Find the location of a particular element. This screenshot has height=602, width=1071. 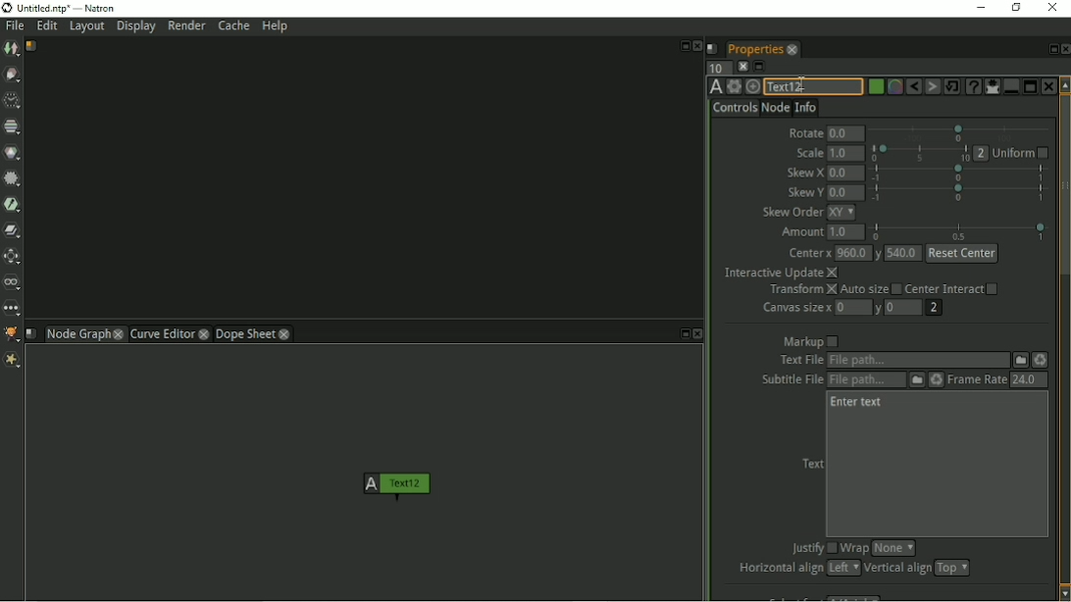

Skew X is located at coordinates (804, 174).